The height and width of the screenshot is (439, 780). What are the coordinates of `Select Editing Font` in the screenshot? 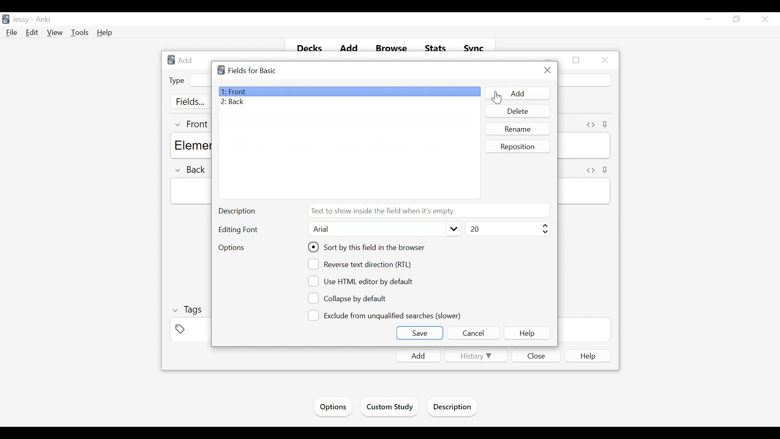 It's located at (385, 229).